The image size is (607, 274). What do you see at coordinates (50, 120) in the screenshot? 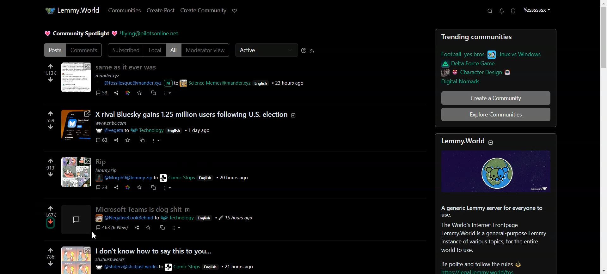
I see `559` at bounding box center [50, 120].